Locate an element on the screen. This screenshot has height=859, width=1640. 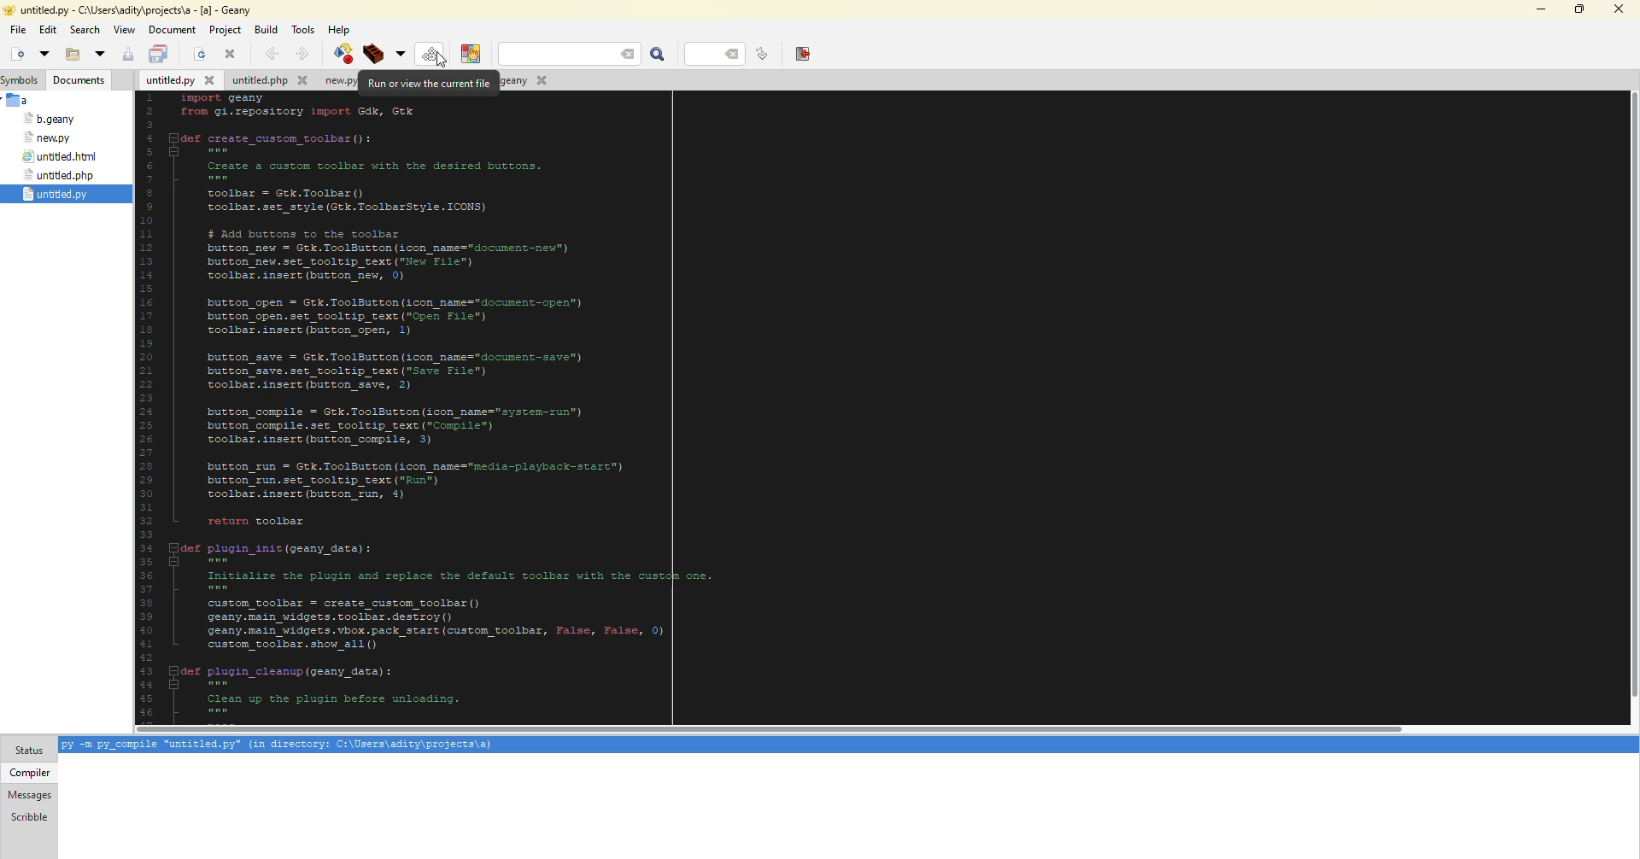
file is located at coordinates (265, 81).